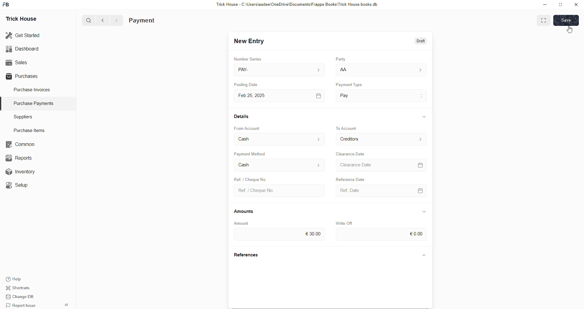 This screenshot has height=309, width=584. Describe the element at coordinates (86, 20) in the screenshot. I see `Q` at that location.